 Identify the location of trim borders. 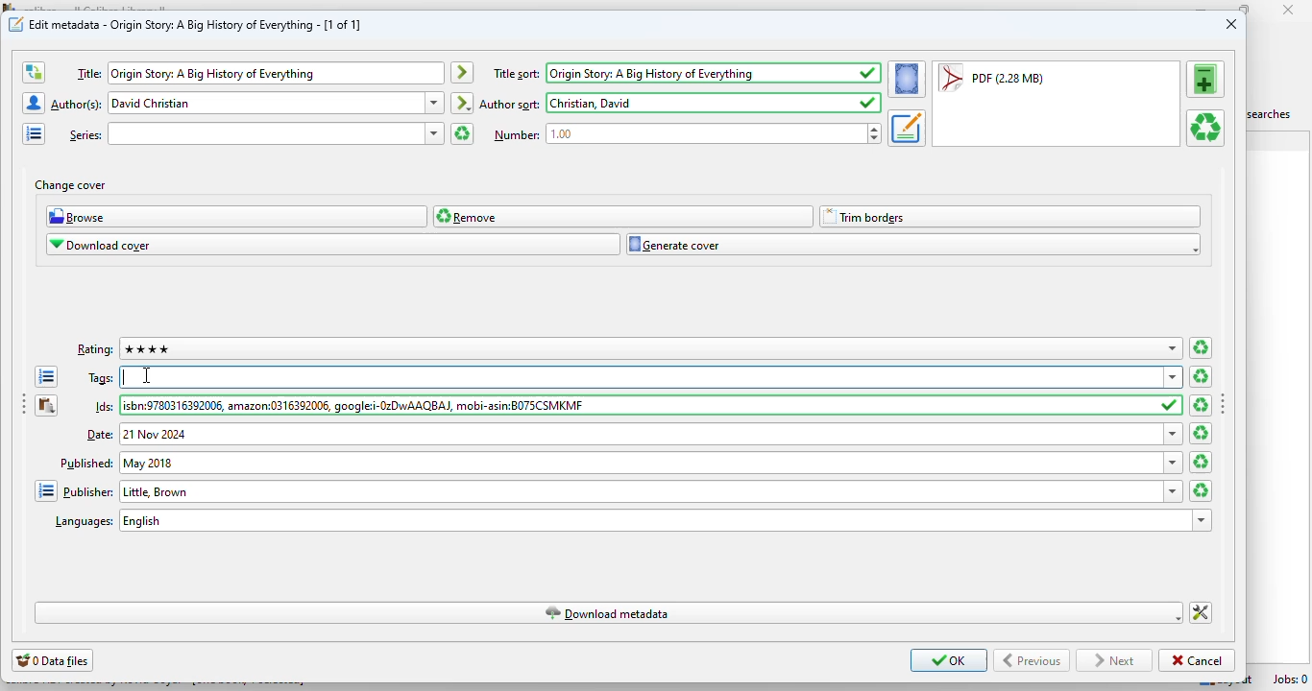
(1009, 217).